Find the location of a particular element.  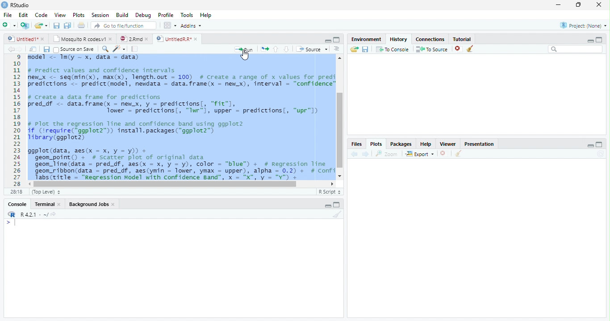

Print is located at coordinates (82, 26).